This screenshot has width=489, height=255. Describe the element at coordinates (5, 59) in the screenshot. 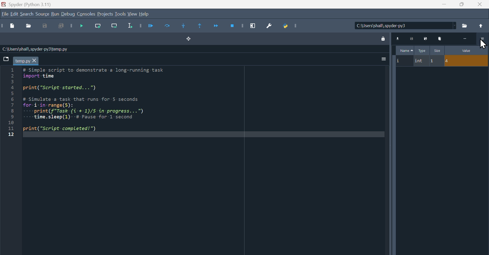

I see `Browse Tabs` at that location.